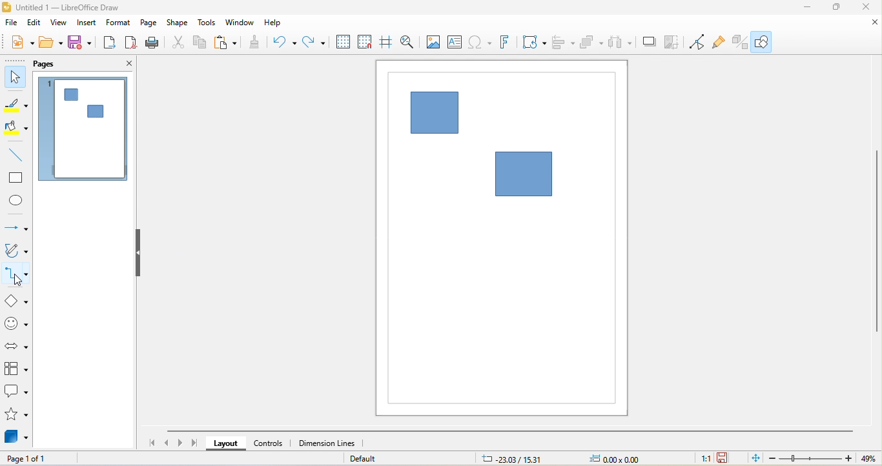  I want to click on copy, so click(202, 43).